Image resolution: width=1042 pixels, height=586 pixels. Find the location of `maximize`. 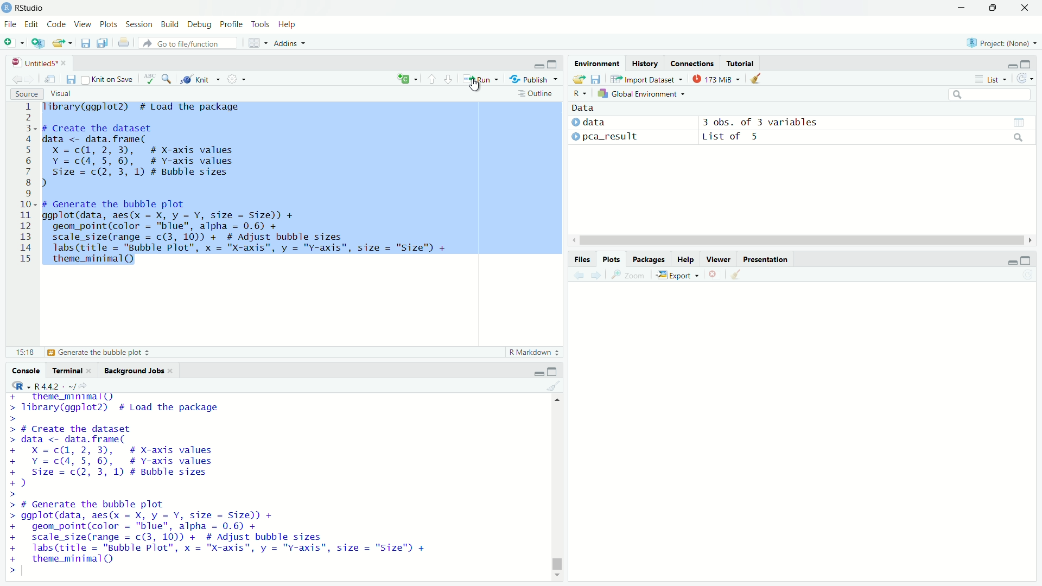

maximize is located at coordinates (555, 63).